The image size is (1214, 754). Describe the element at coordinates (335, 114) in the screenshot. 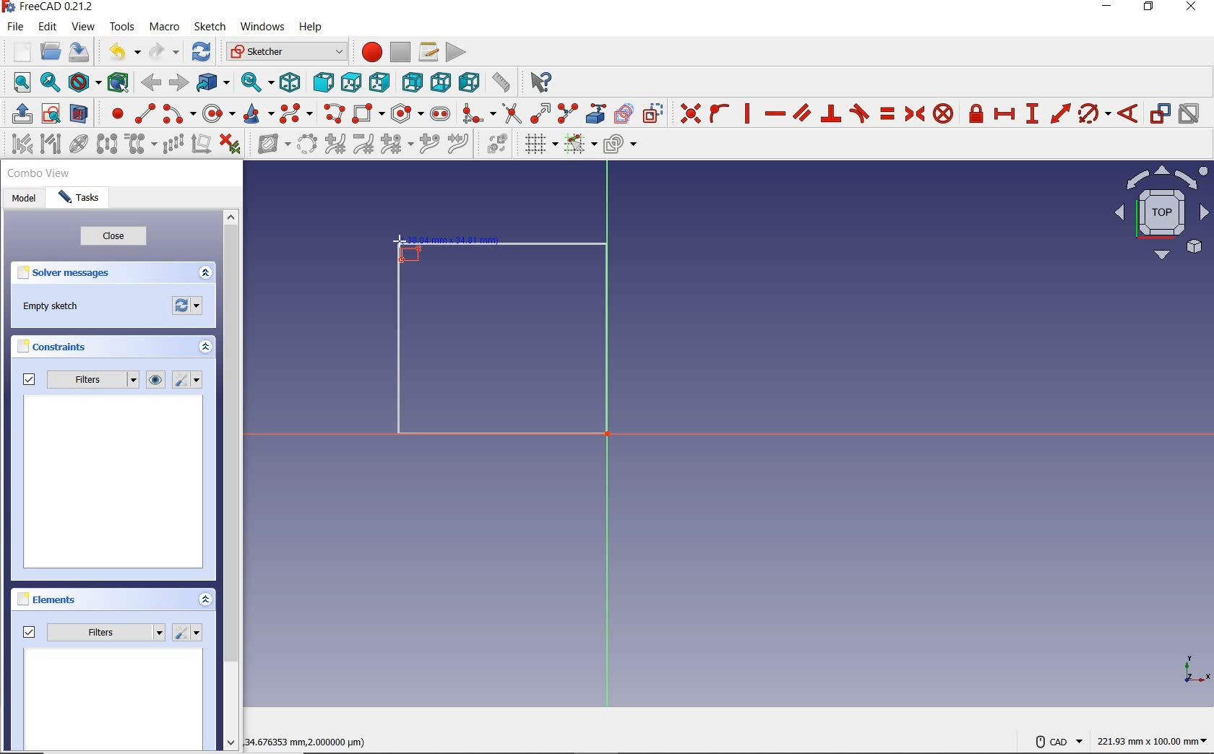

I see `create polyline` at that location.